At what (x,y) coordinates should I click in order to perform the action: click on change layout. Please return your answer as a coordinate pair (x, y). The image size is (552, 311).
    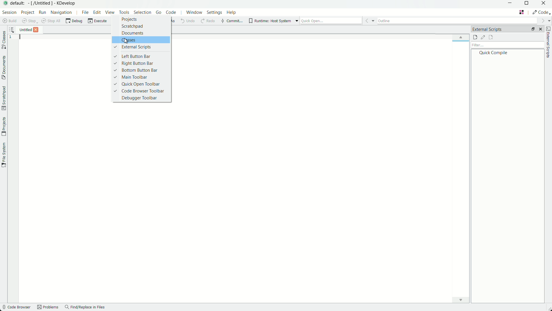
    Looking at the image, I should click on (521, 12).